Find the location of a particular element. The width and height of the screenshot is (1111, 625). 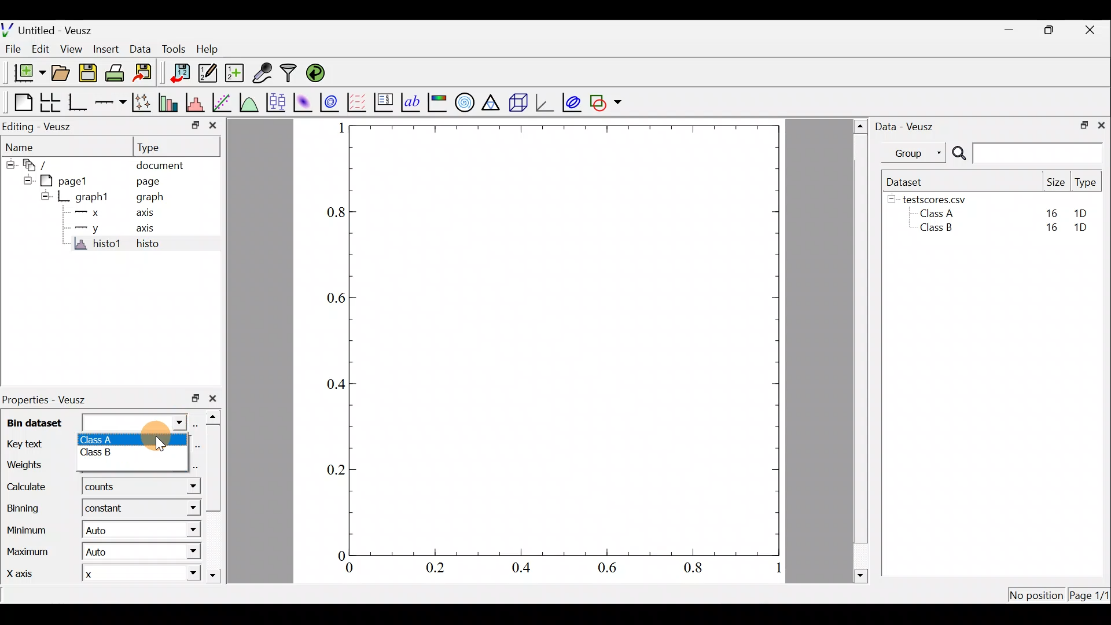

Tools is located at coordinates (172, 50).